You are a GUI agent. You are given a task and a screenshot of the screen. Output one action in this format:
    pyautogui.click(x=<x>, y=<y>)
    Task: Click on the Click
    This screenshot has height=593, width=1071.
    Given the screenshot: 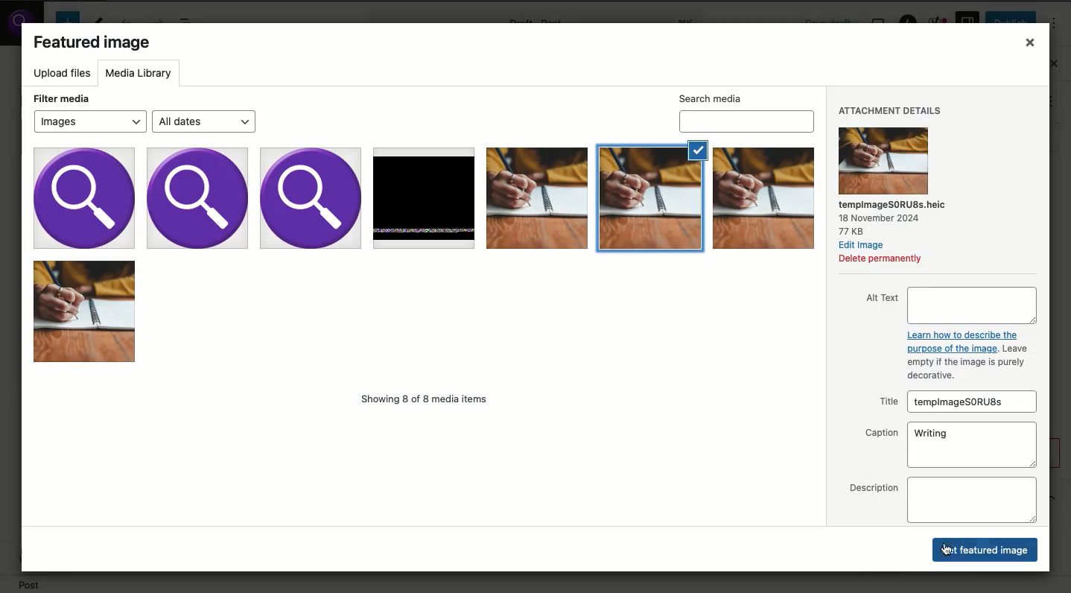 What is the action you would take?
    pyautogui.click(x=986, y=549)
    